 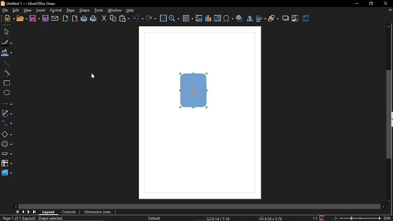 What do you see at coordinates (29, 3) in the screenshot?
I see `current window` at bounding box center [29, 3].